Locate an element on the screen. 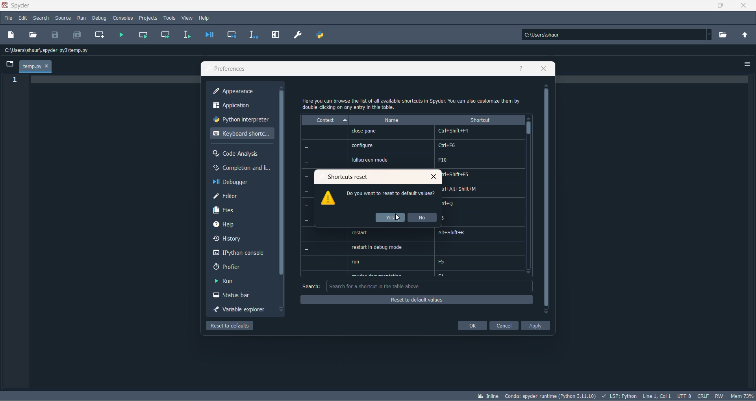 The image size is (756, 401). temp.py is located at coordinates (35, 66).